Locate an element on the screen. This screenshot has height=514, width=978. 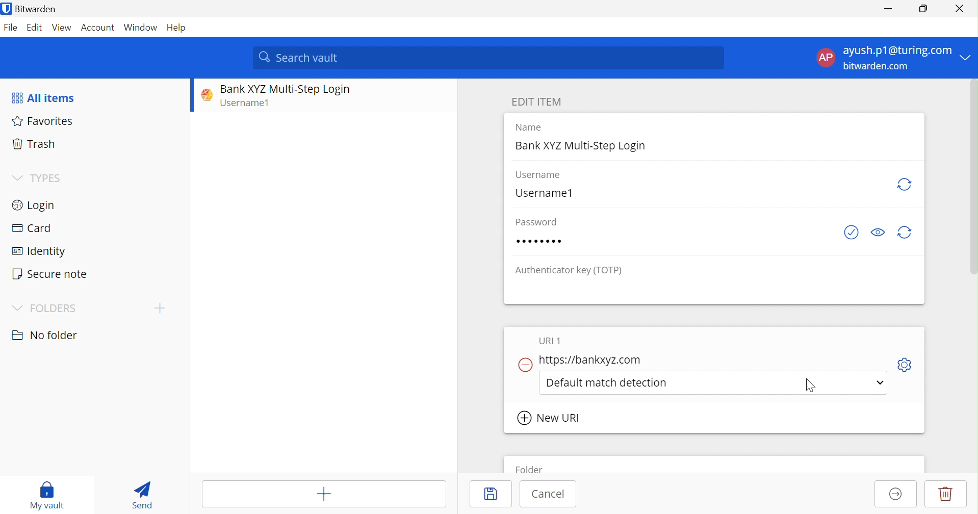
Drop Down is located at coordinates (16, 177).